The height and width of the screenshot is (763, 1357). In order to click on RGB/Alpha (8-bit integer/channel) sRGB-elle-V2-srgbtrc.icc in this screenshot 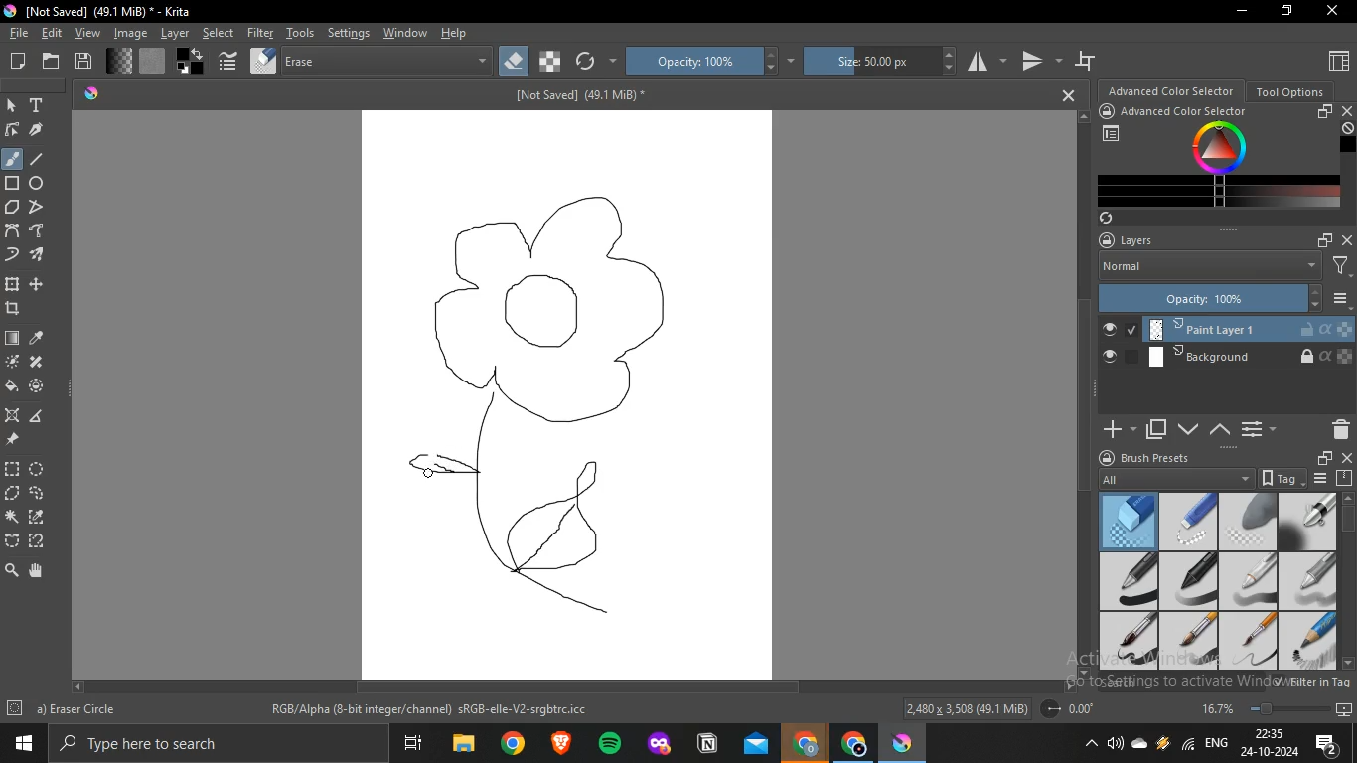, I will do `click(433, 711)`.